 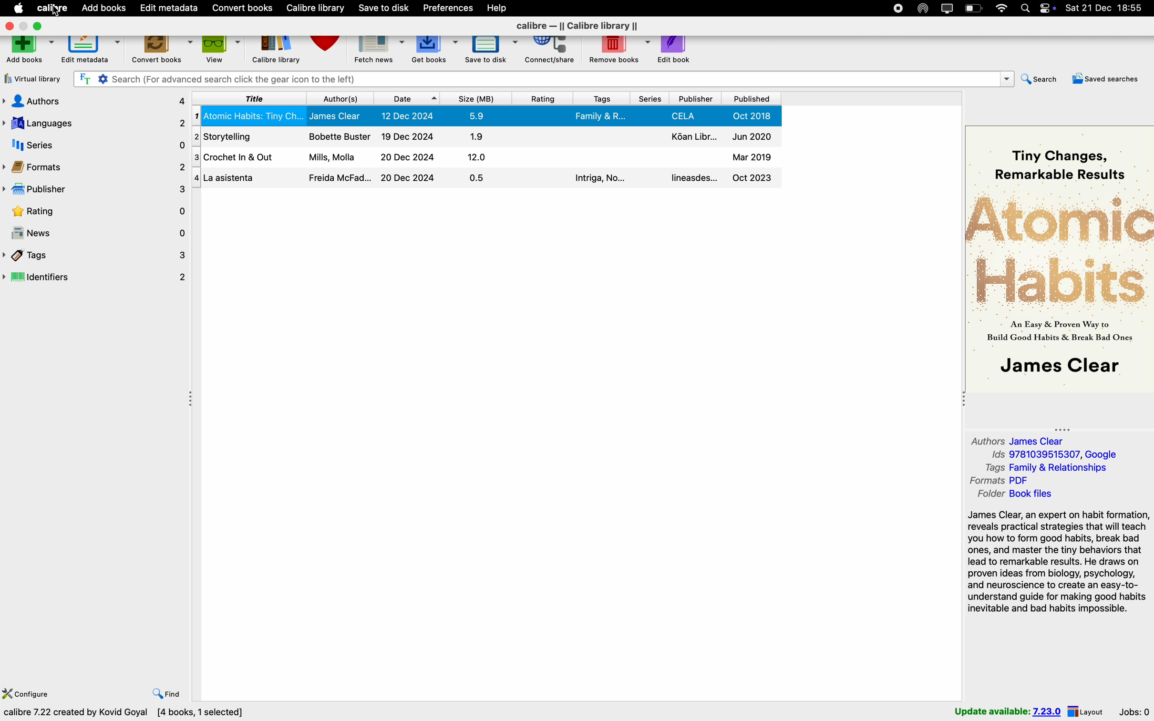 What do you see at coordinates (41, 26) in the screenshot?
I see `maximize Calibre` at bounding box center [41, 26].